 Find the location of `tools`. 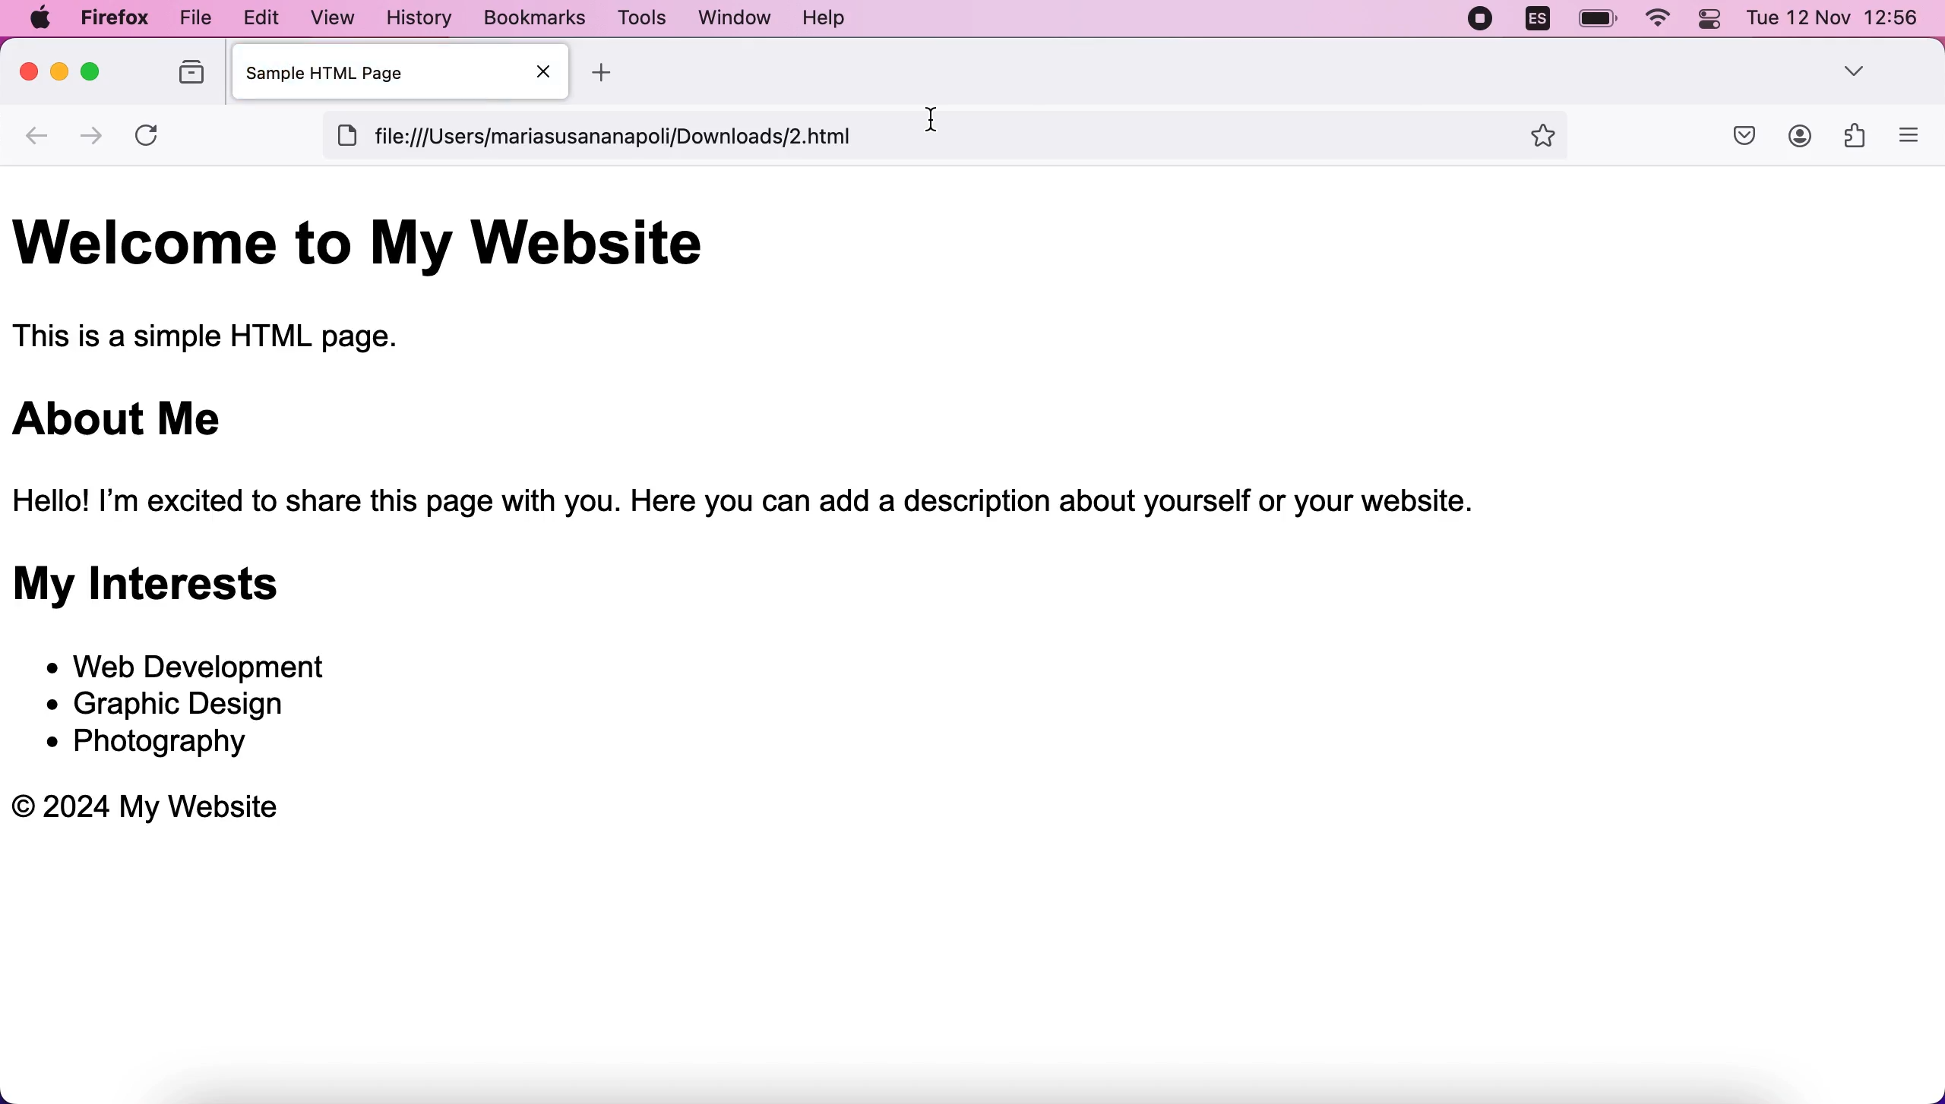

tools is located at coordinates (640, 17).